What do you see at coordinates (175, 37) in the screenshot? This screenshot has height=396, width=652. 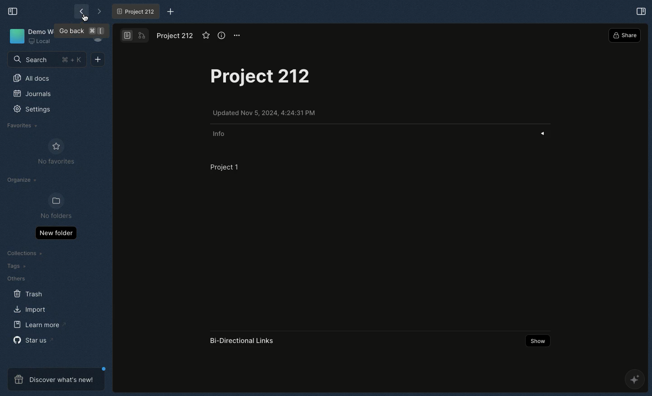 I see `Project 212` at bounding box center [175, 37].